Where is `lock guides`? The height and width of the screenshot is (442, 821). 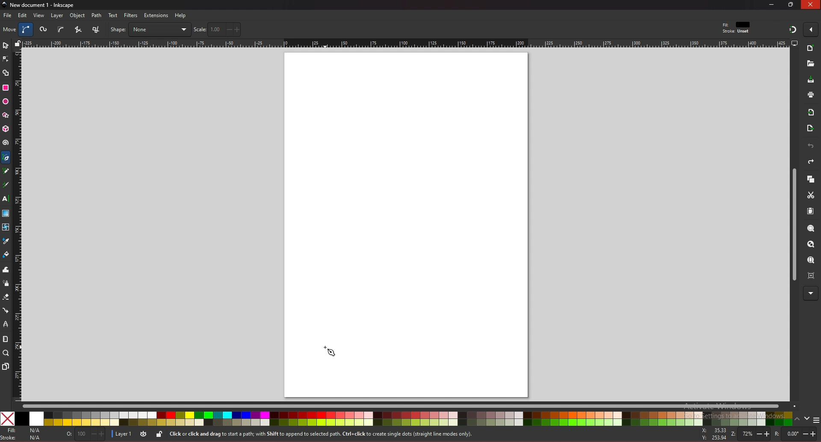 lock guides is located at coordinates (18, 43).